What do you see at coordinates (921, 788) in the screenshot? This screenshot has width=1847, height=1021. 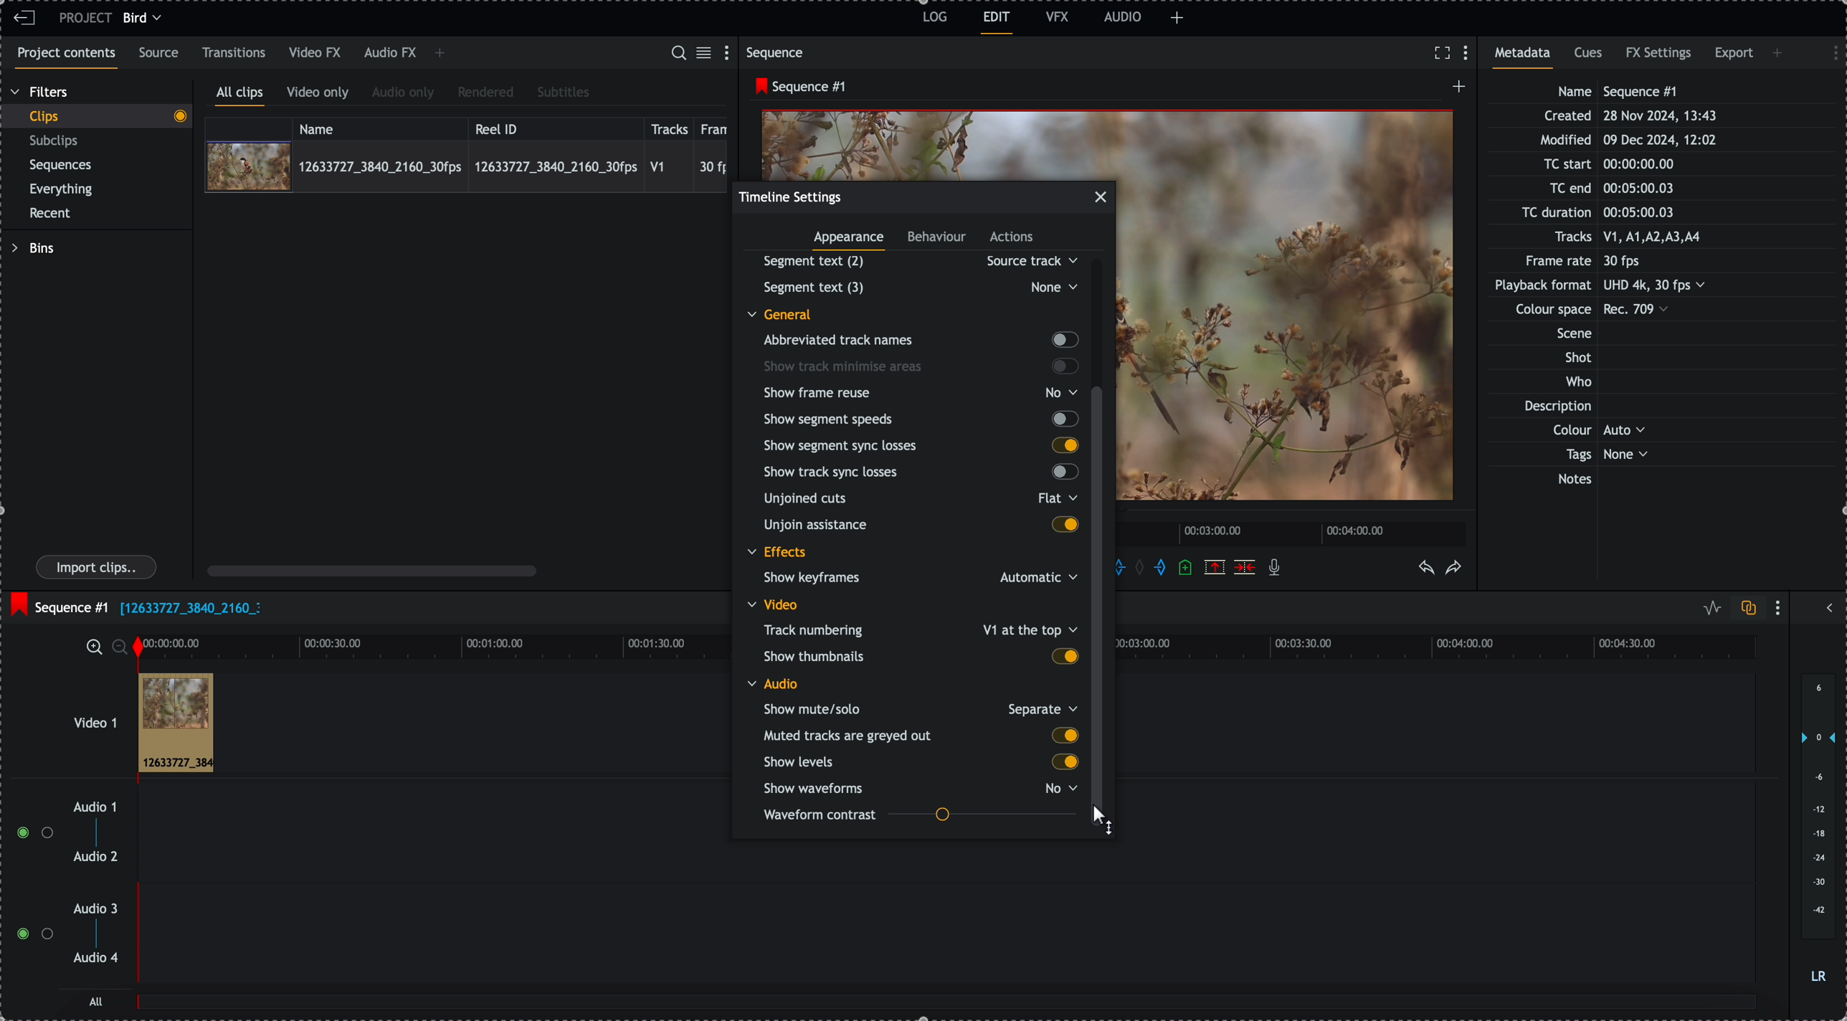 I see `show waveforms` at bounding box center [921, 788].